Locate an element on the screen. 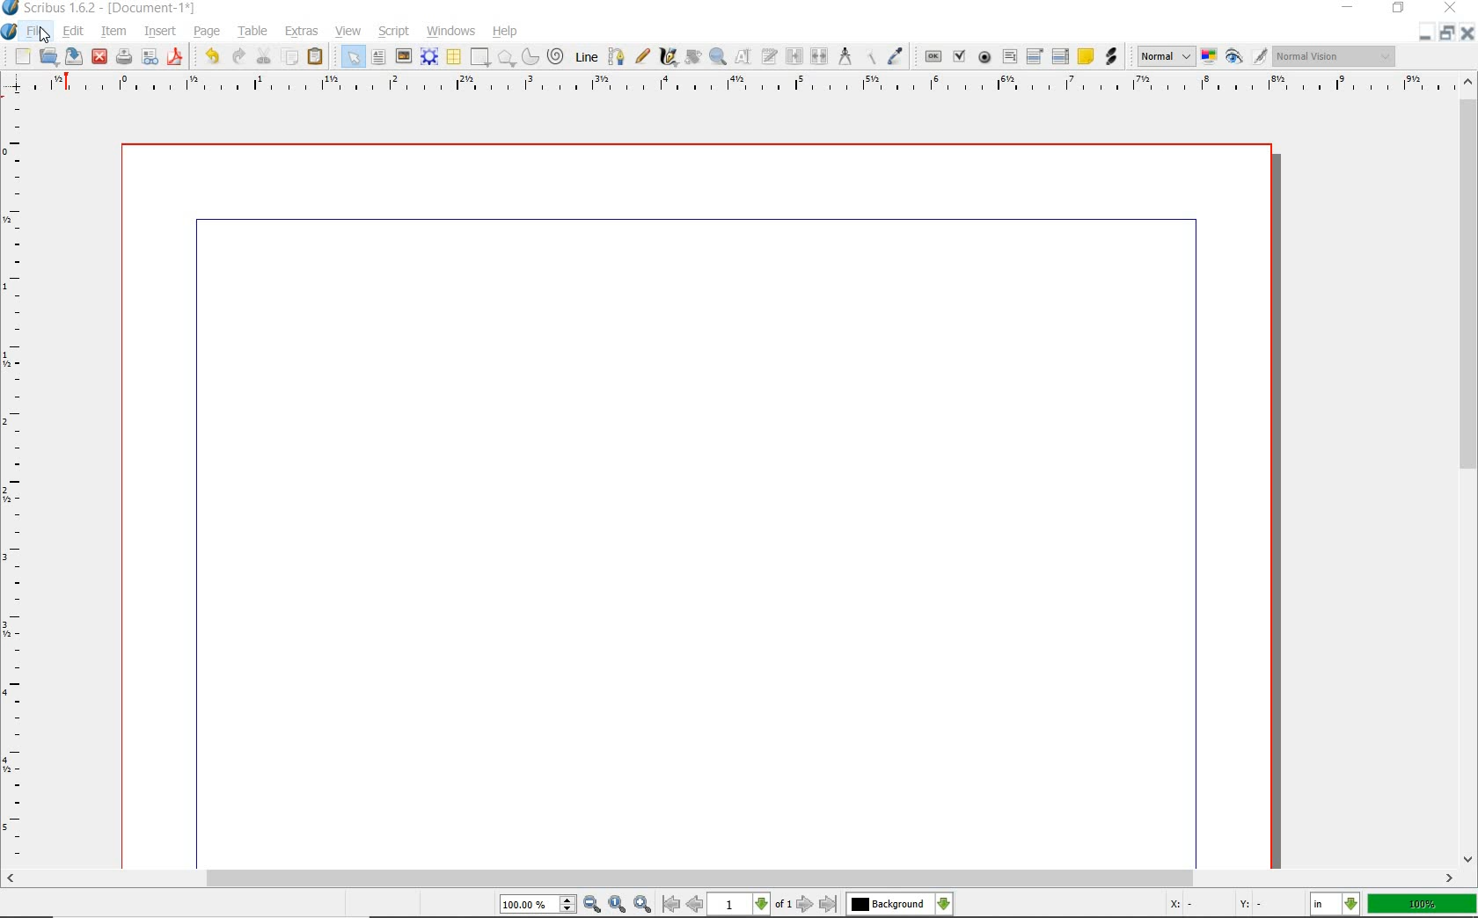 This screenshot has width=1478, height=918. cut is located at coordinates (264, 55).